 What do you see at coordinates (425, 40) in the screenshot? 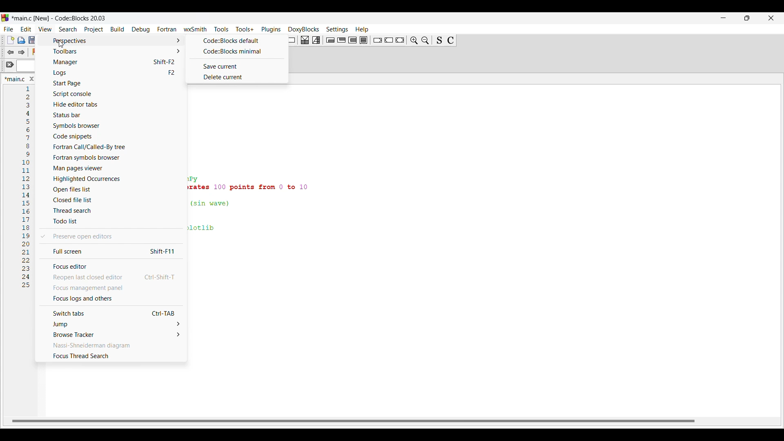
I see `Zoom out` at bounding box center [425, 40].